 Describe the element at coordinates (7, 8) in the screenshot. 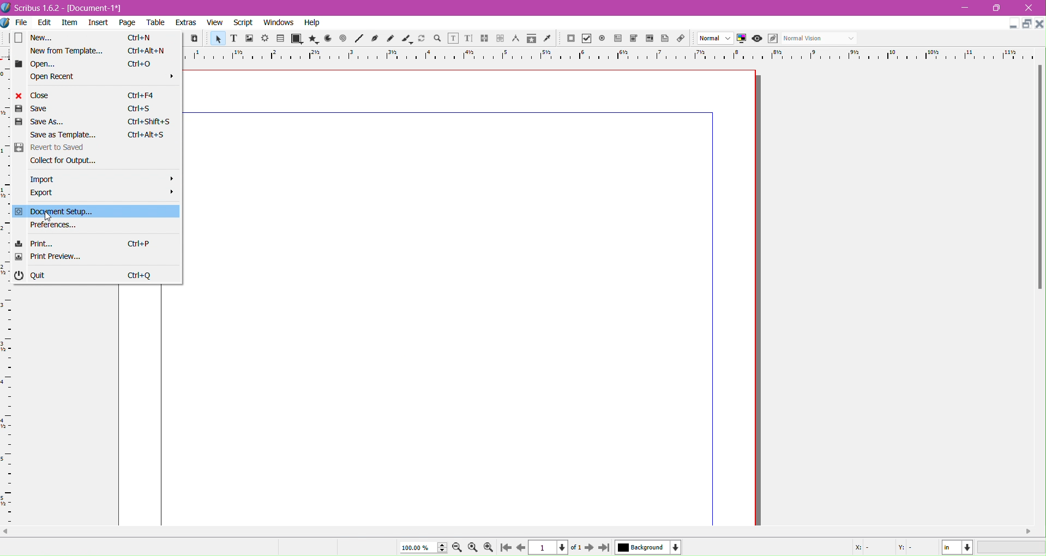

I see `app icon` at that location.